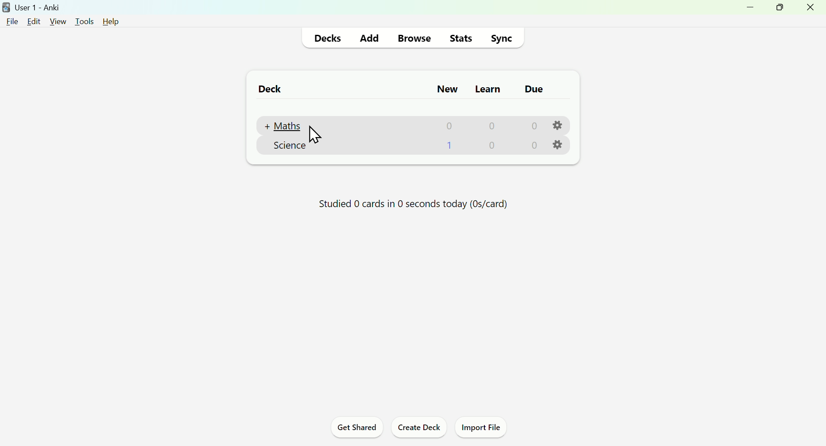 Image resolution: width=826 pixels, height=446 pixels. What do you see at coordinates (752, 9) in the screenshot?
I see `minimize` at bounding box center [752, 9].